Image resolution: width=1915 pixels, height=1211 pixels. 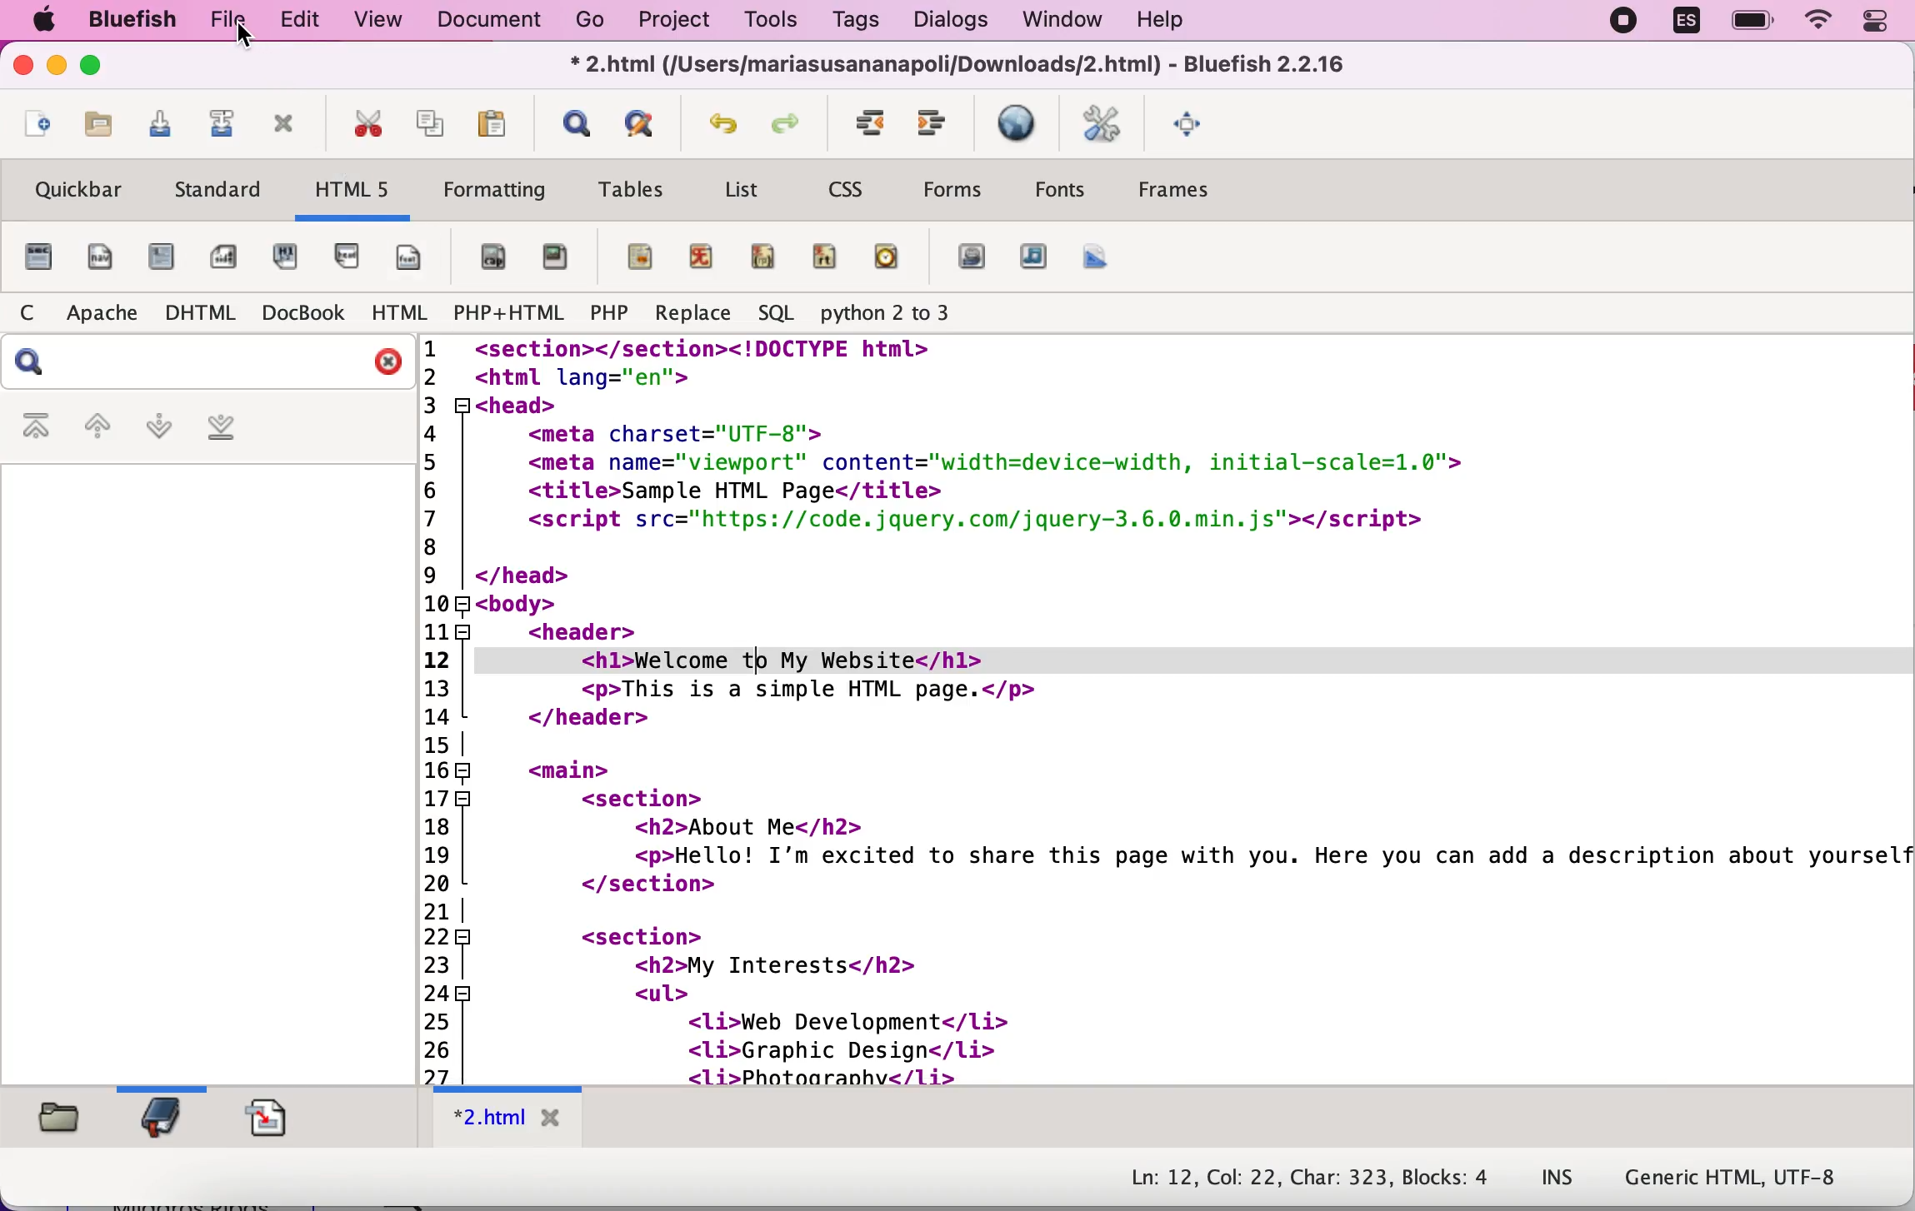 I want to click on filebrowser, so click(x=65, y=1126).